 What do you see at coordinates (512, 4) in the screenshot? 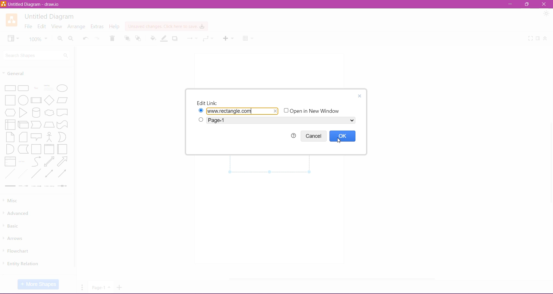
I see `Minimize` at bounding box center [512, 4].